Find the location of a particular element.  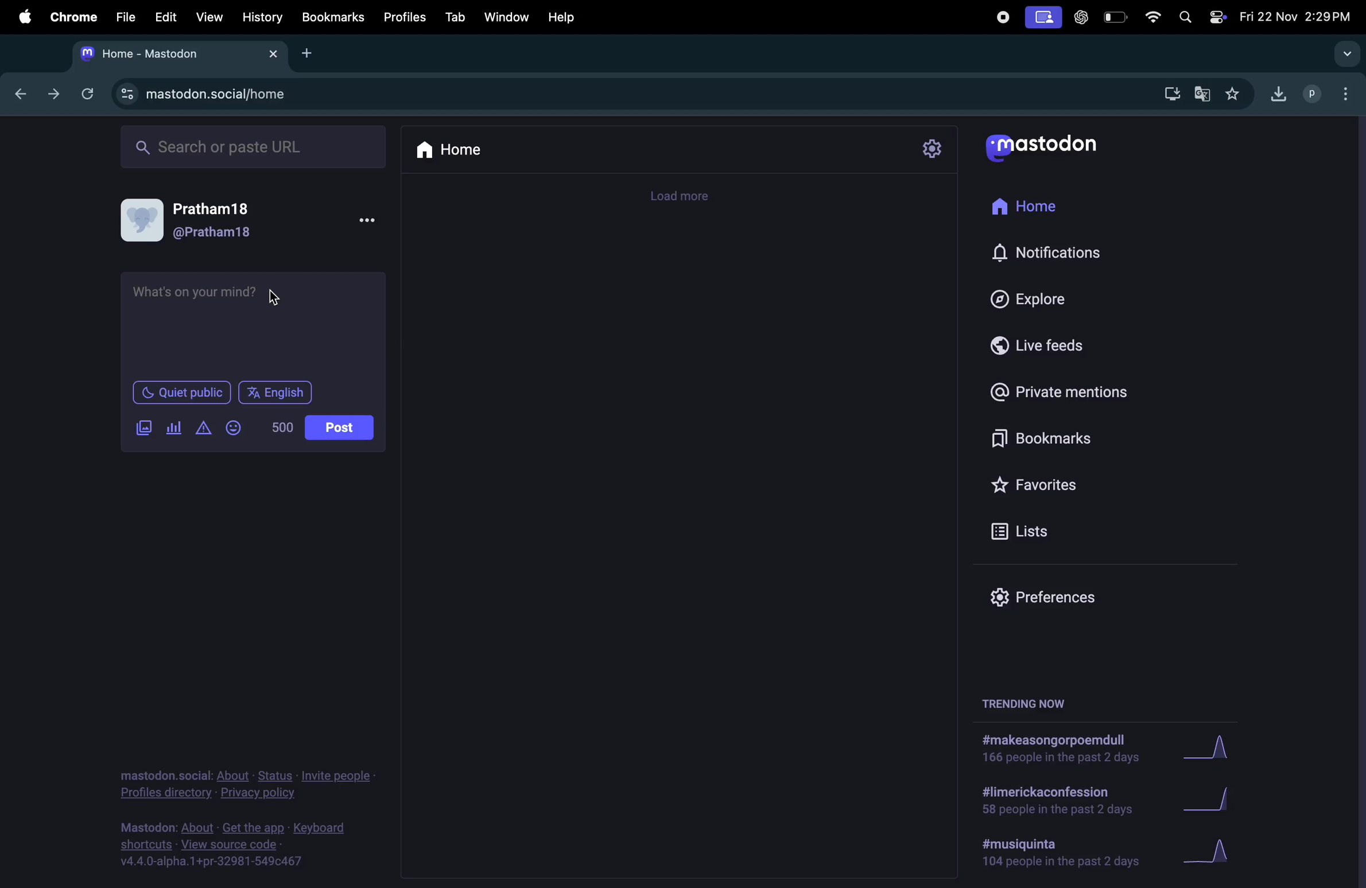

search is located at coordinates (1185, 18).